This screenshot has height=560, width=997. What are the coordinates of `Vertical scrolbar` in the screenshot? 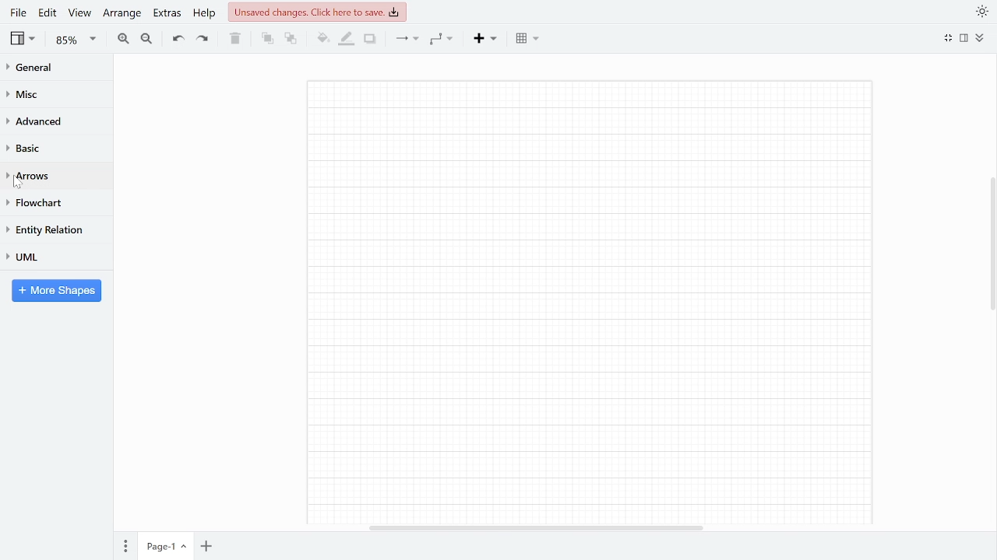 It's located at (991, 249).